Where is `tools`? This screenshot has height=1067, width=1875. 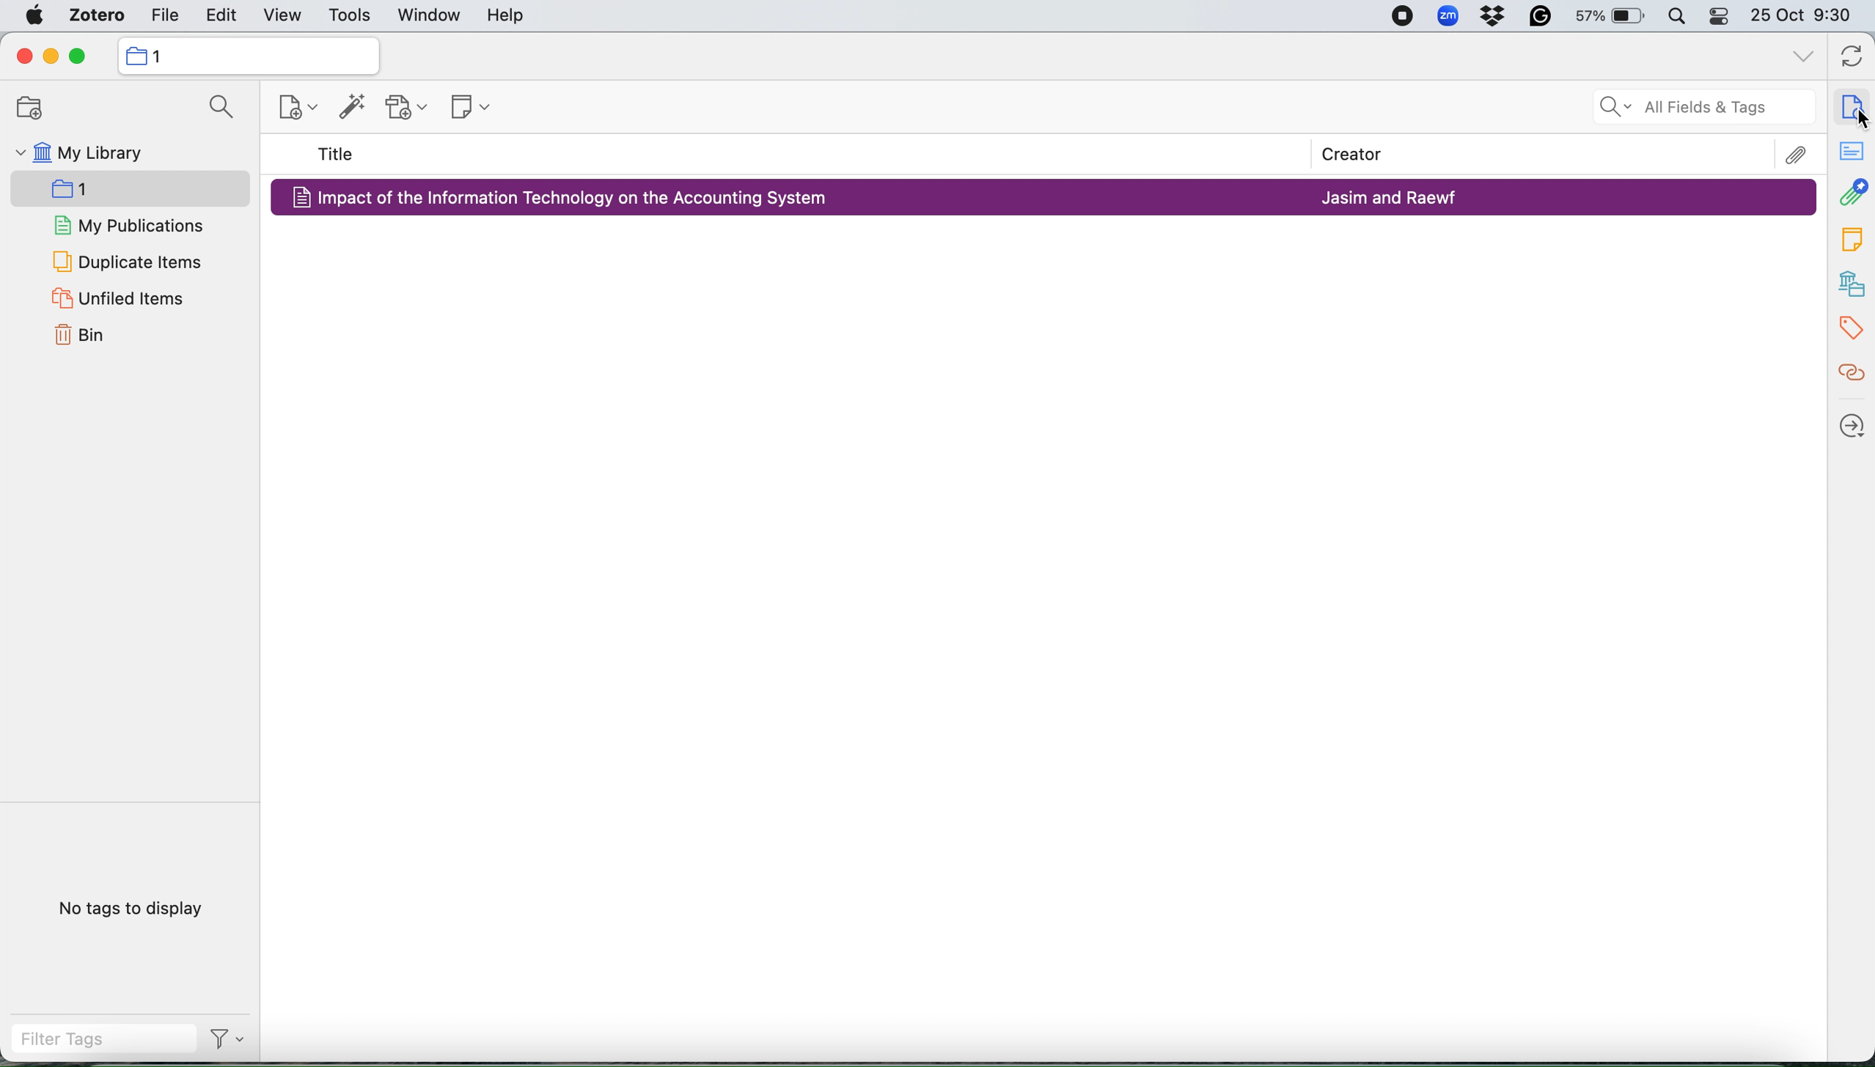 tools is located at coordinates (351, 14).